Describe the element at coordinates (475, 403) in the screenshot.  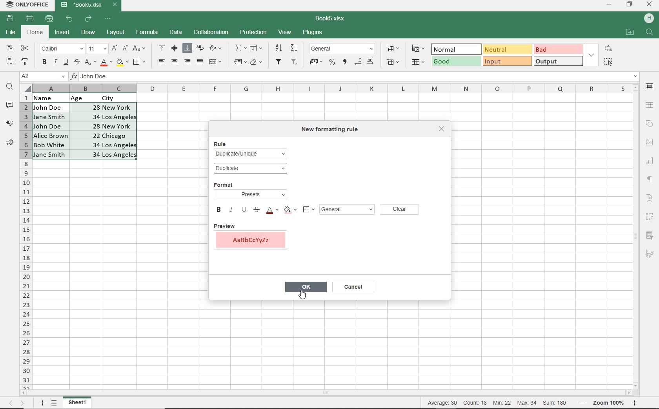
I see `count` at that location.